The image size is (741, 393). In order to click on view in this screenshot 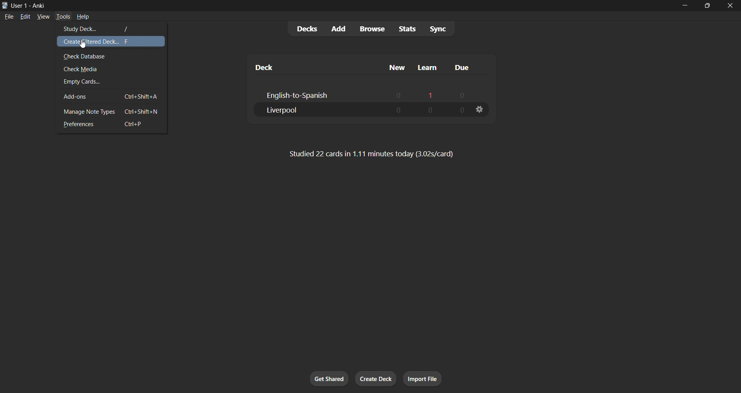, I will do `click(41, 18)`.